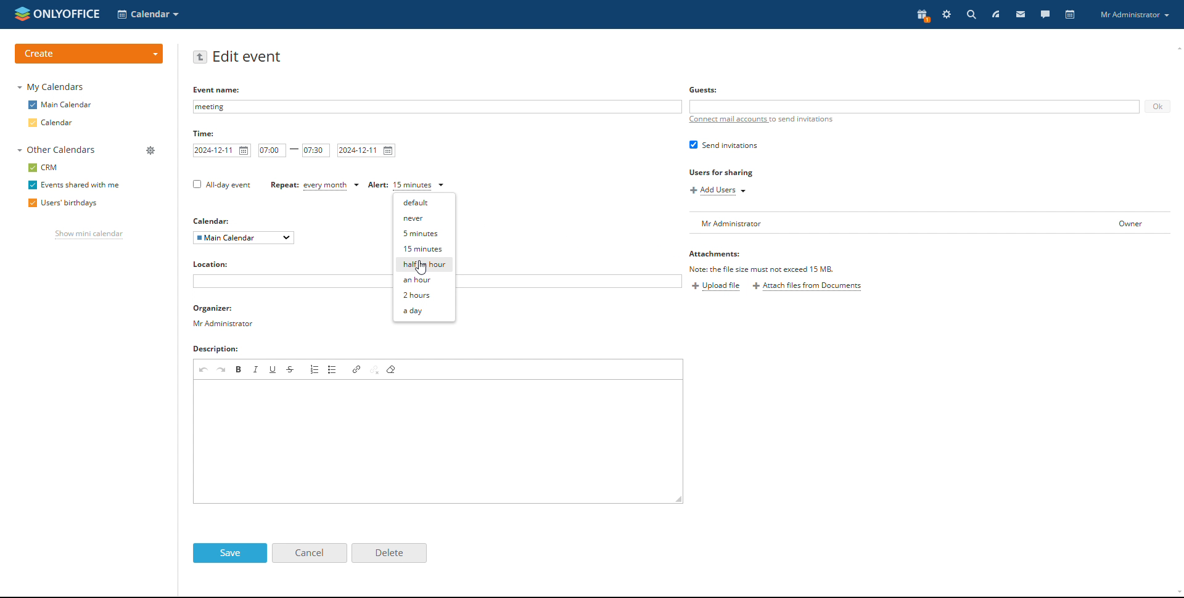  What do you see at coordinates (314, 369) in the screenshot?
I see `insert/remove numbered list` at bounding box center [314, 369].